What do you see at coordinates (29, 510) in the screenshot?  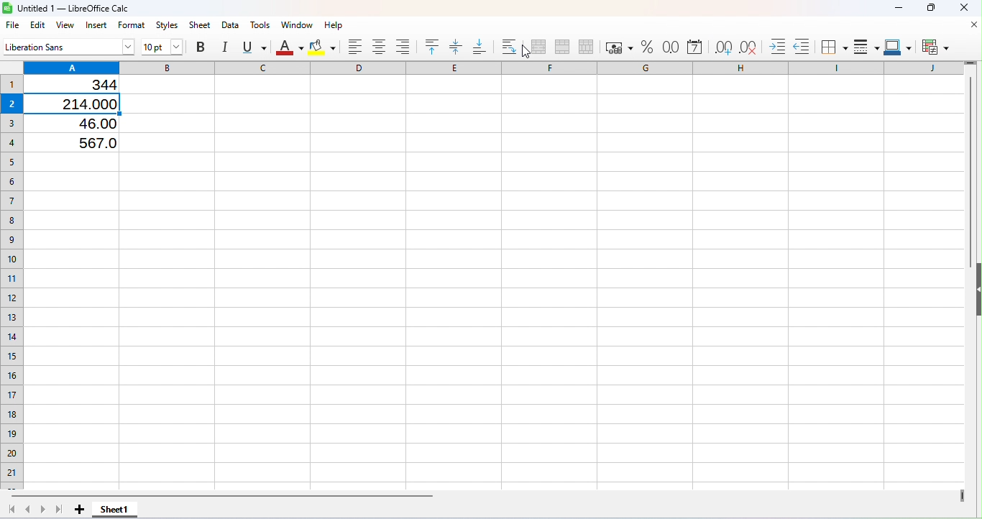 I see `Scroll to previous sheet` at bounding box center [29, 510].